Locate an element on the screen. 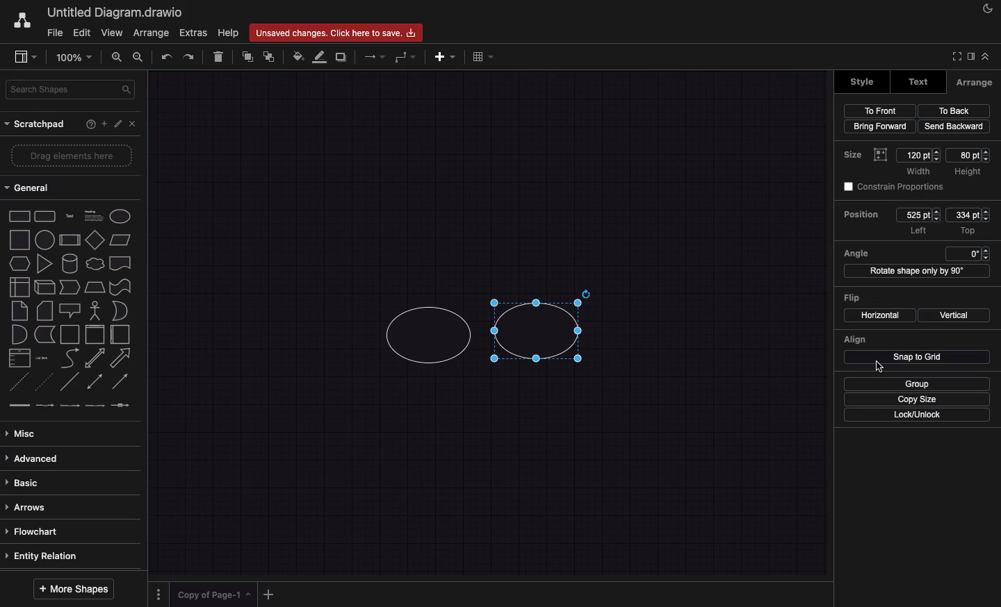 This screenshot has height=607, width=1001. circle is located at coordinates (45, 240).